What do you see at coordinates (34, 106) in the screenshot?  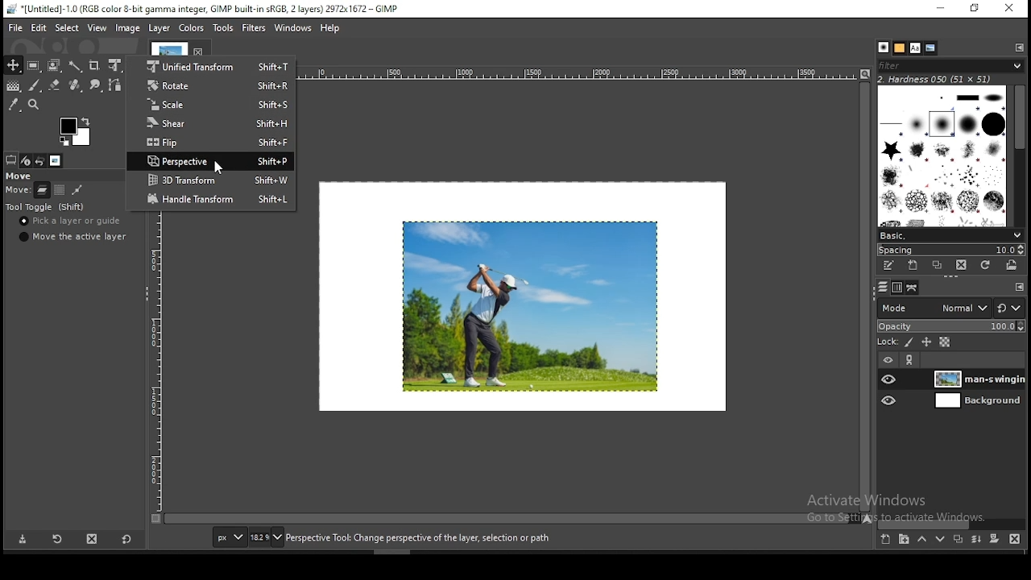 I see `zoom tool` at bounding box center [34, 106].